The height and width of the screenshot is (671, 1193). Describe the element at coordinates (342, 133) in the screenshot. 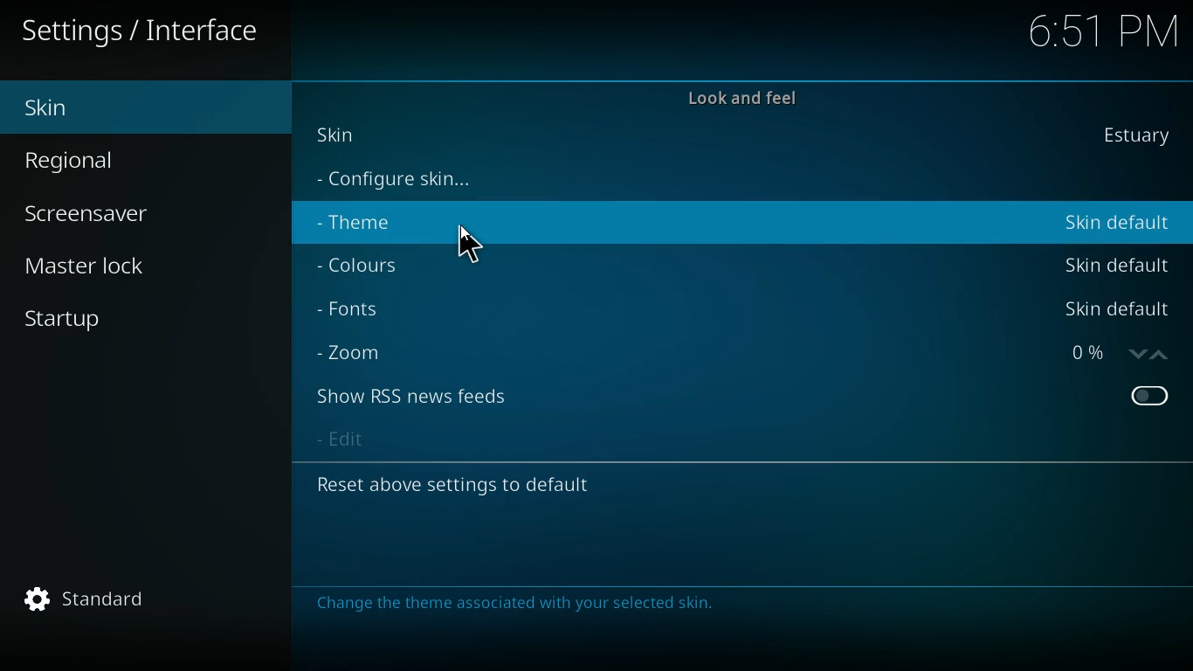

I see `skin` at that location.